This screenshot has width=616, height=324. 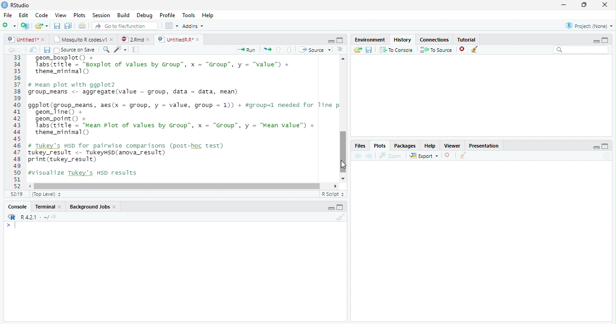 I want to click on 1, so click(x=17, y=121).